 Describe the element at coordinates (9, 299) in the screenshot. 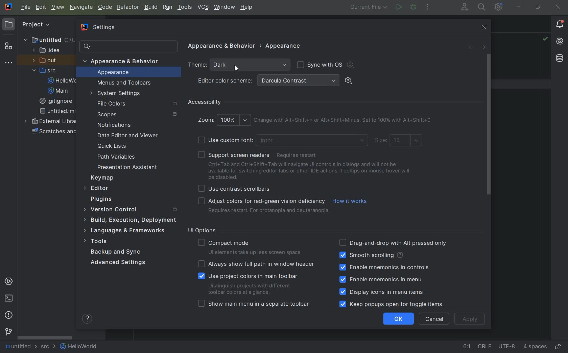

I see `TERMINAL` at that location.